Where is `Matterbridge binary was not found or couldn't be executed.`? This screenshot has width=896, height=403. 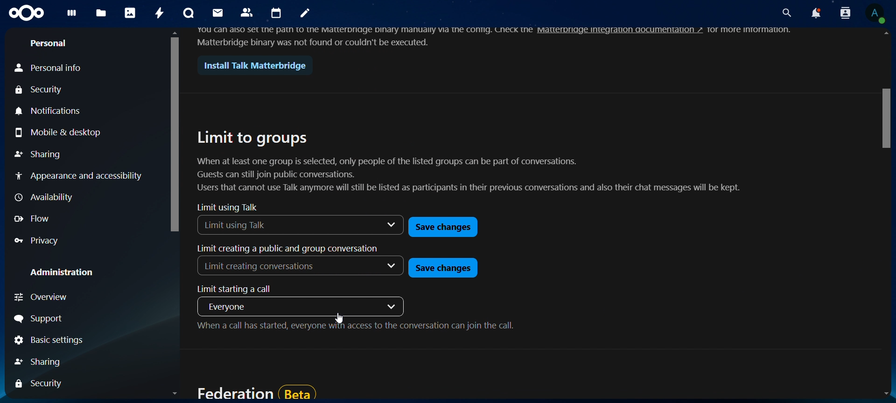 Matterbridge binary was not found or couldn't be executed. is located at coordinates (314, 42).